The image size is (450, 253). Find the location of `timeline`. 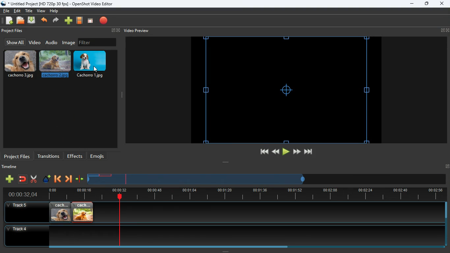

timeline is located at coordinates (244, 194).